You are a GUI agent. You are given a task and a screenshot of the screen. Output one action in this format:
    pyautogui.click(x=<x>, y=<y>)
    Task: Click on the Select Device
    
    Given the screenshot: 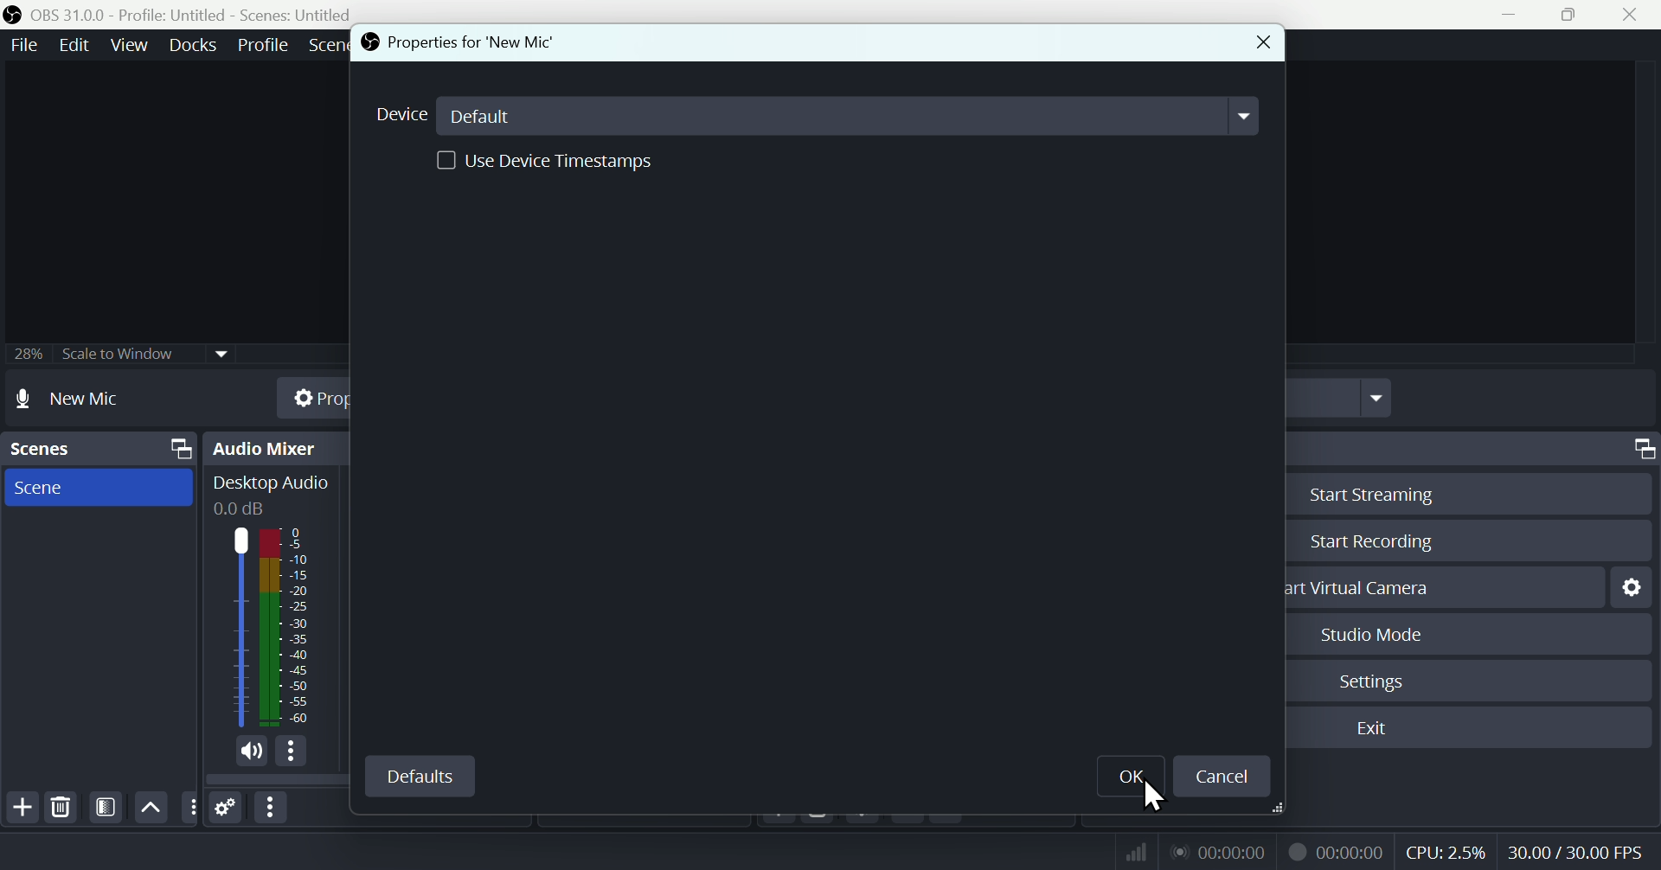 What is the action you would take?
    pyautogui.click(x=812, y=116)
    